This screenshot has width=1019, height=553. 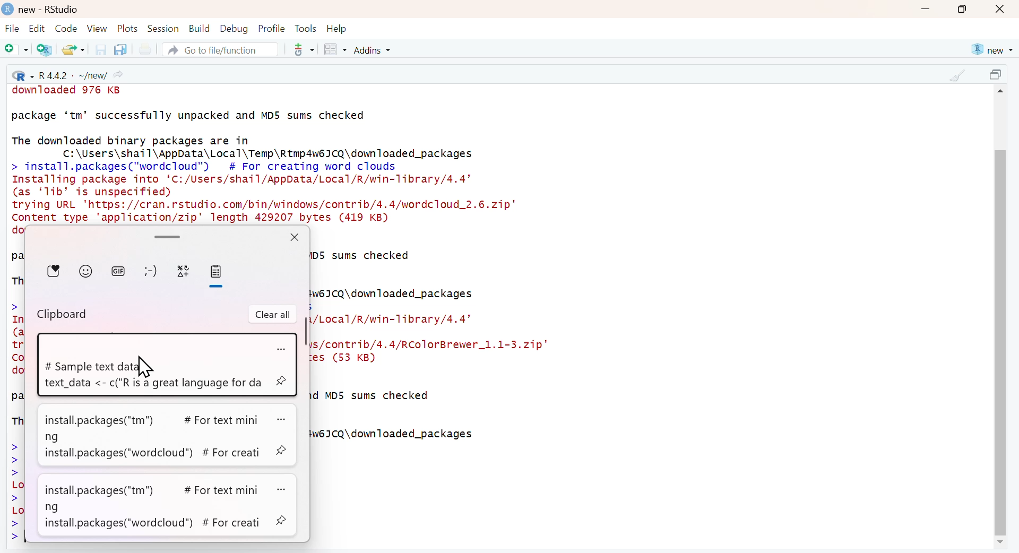 What do you see at coordinates (280, 348) in the screenshot?
I see `more options` at bounding box center [280, 348].